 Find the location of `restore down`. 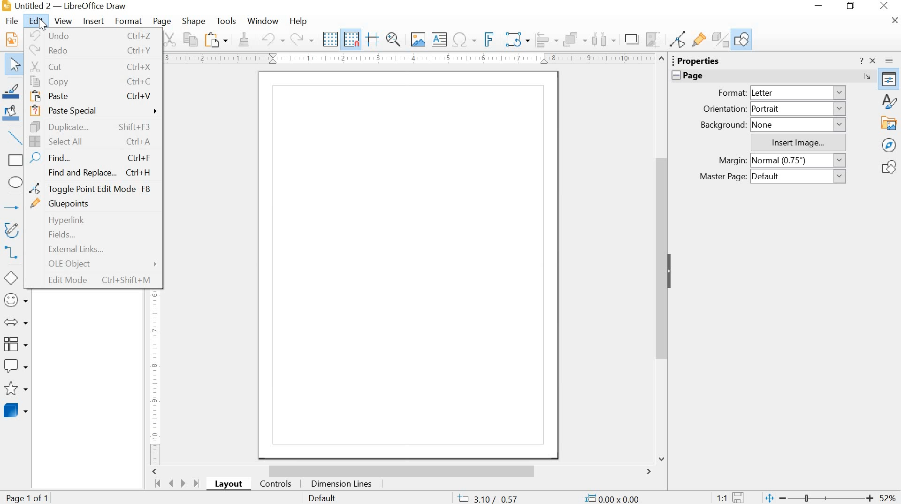

restore down is located at coordinates (851, 7).